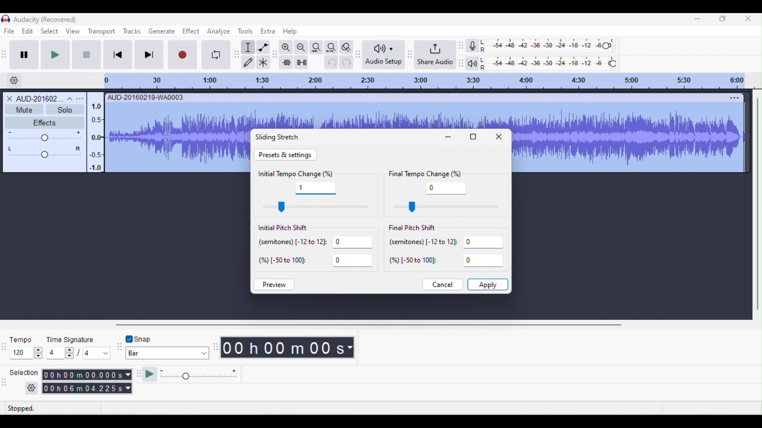 The width and height of the screenshot is (762, 428). Describe the element at coordinates (14, 80) in the screenshot. I see `Settings` at that location.